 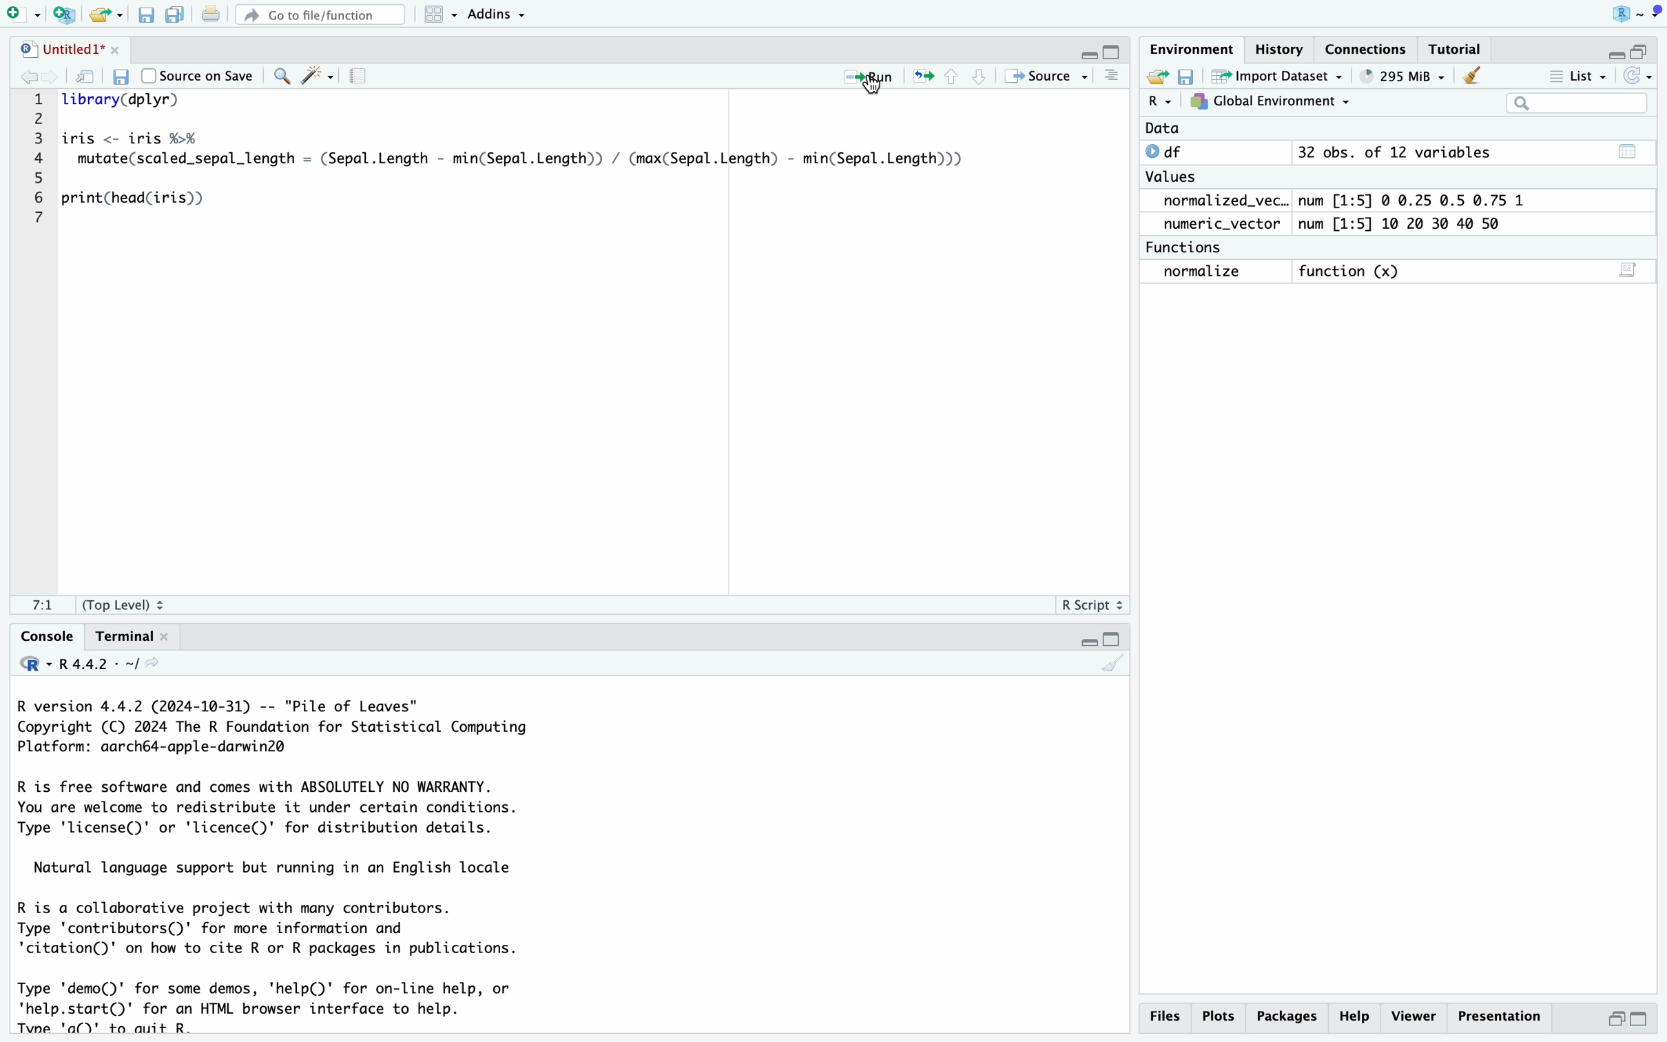 What do you see at coordinates (1630, 49) in the screenshot?
I see `Fullscreen` at bounding box center [1630, 49].